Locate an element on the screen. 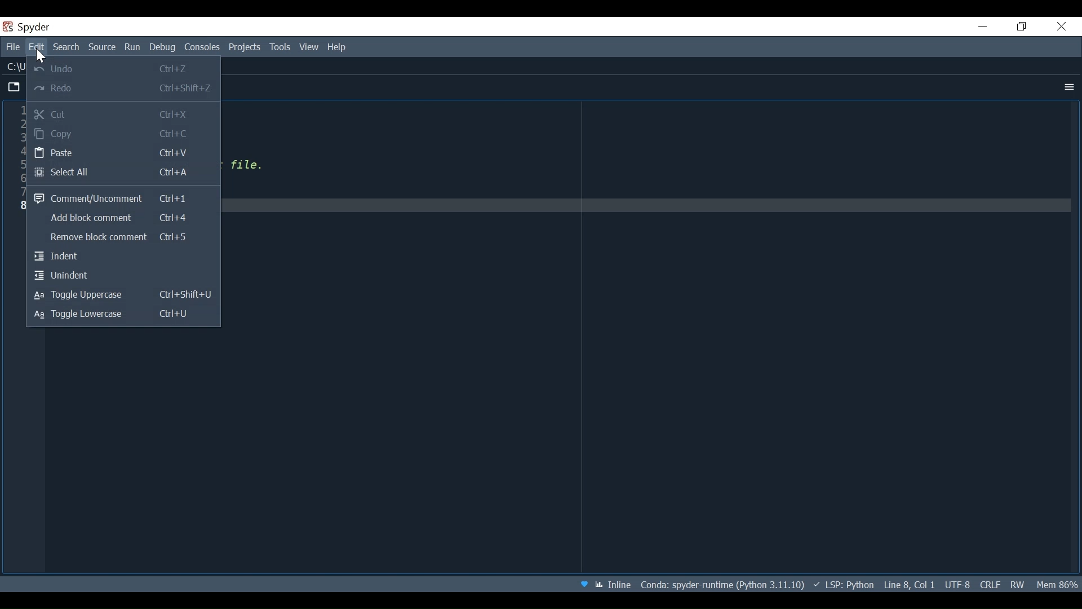 This screenshot has height=609, width=1082. Cursor is located at coordinates (42, 56).